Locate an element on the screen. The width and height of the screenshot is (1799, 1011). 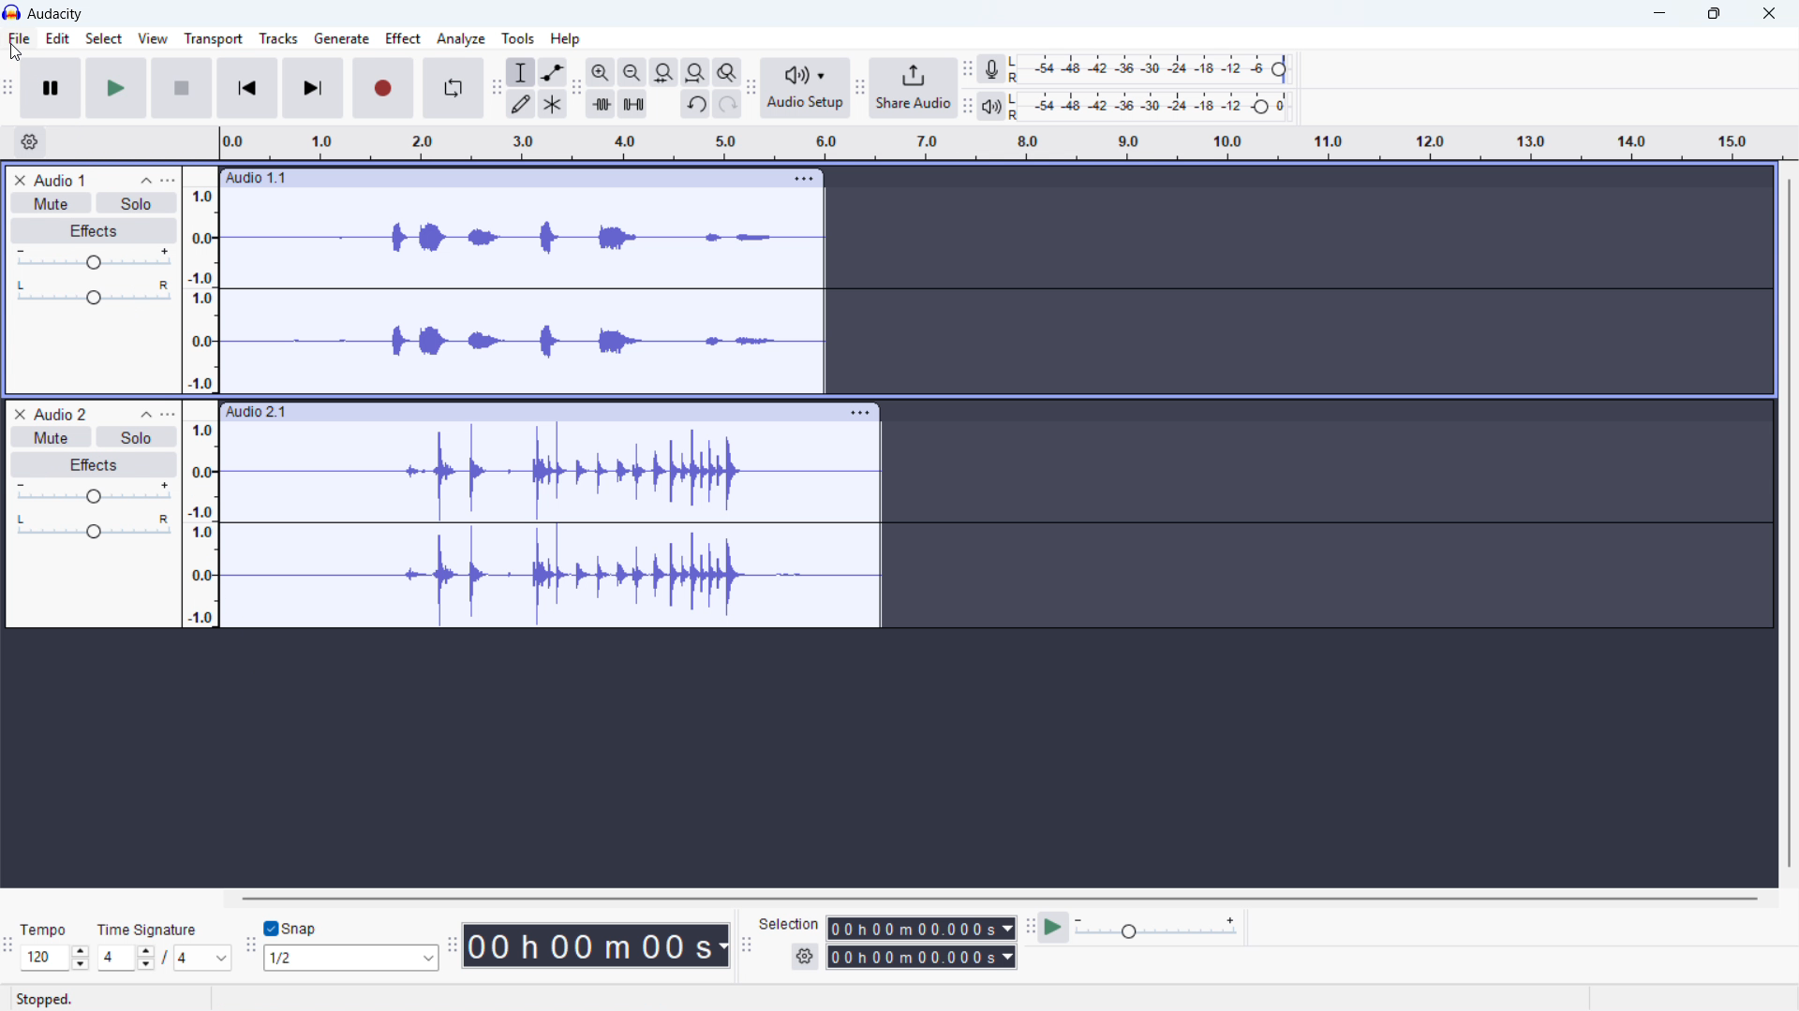
Solo  is located at coordinates (138, 436).